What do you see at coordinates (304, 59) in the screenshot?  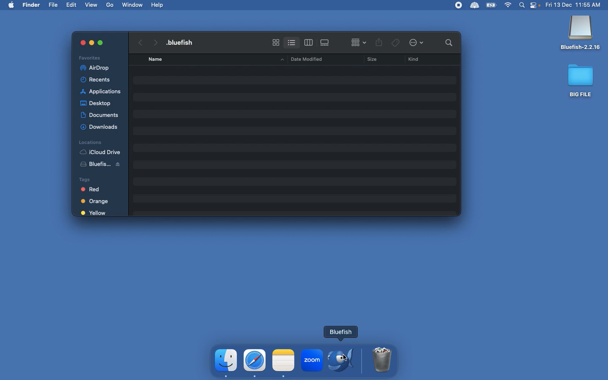 I see `date modified` at bounding box center [304, 59].